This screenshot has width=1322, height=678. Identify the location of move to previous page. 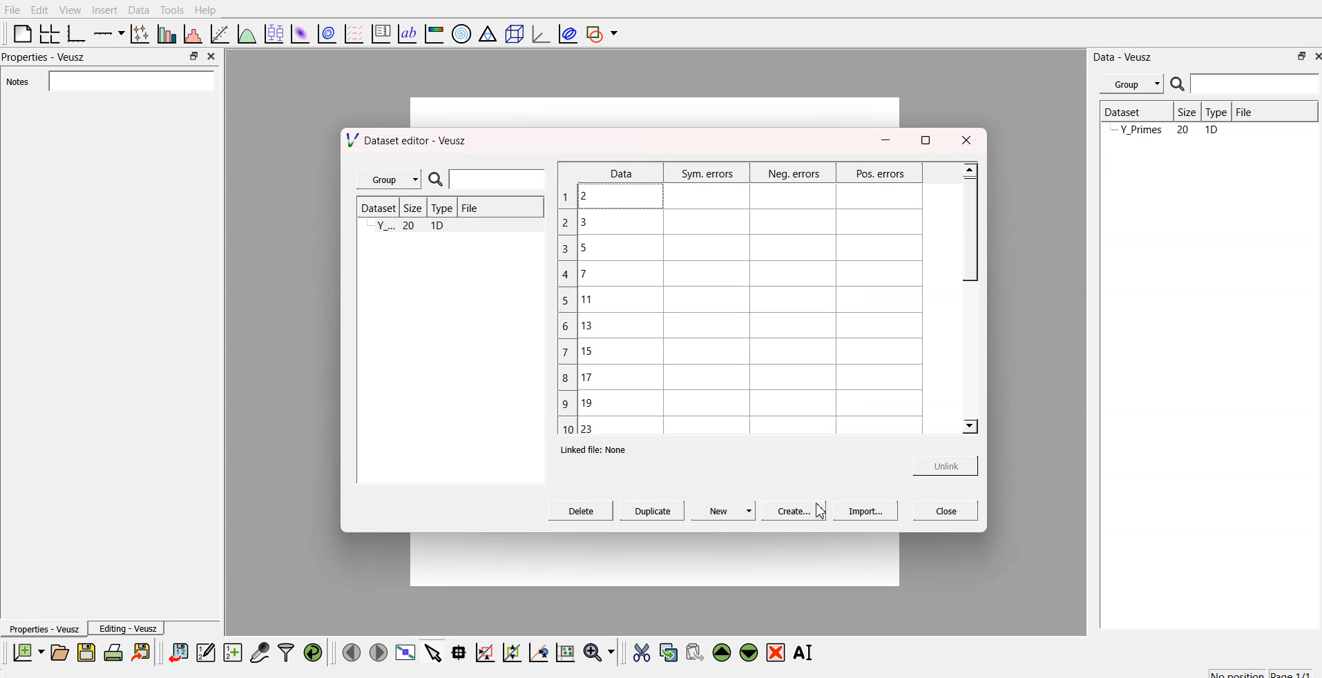
(349, 652).